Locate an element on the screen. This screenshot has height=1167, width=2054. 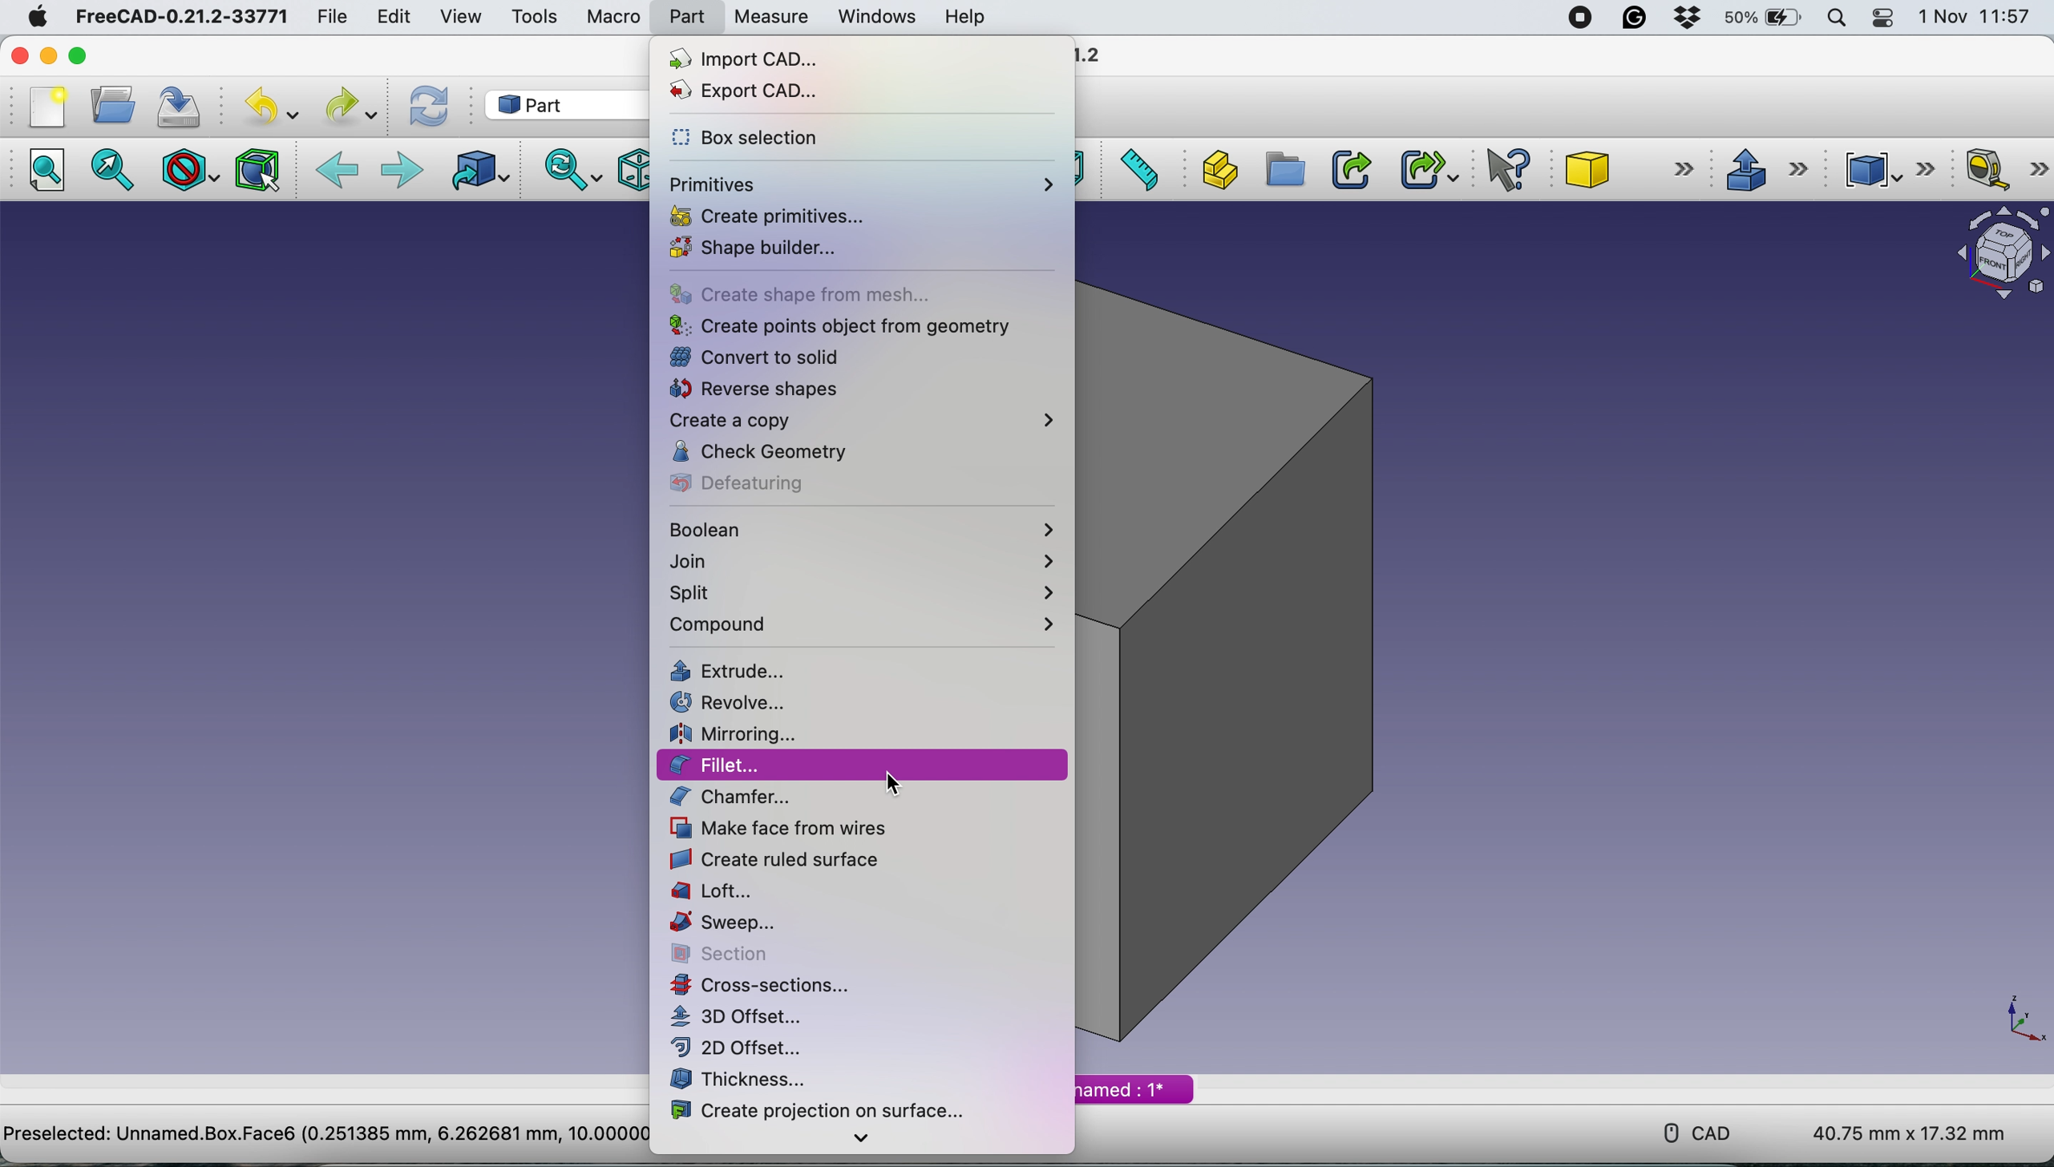
measure is located at coordinates (770, 18).